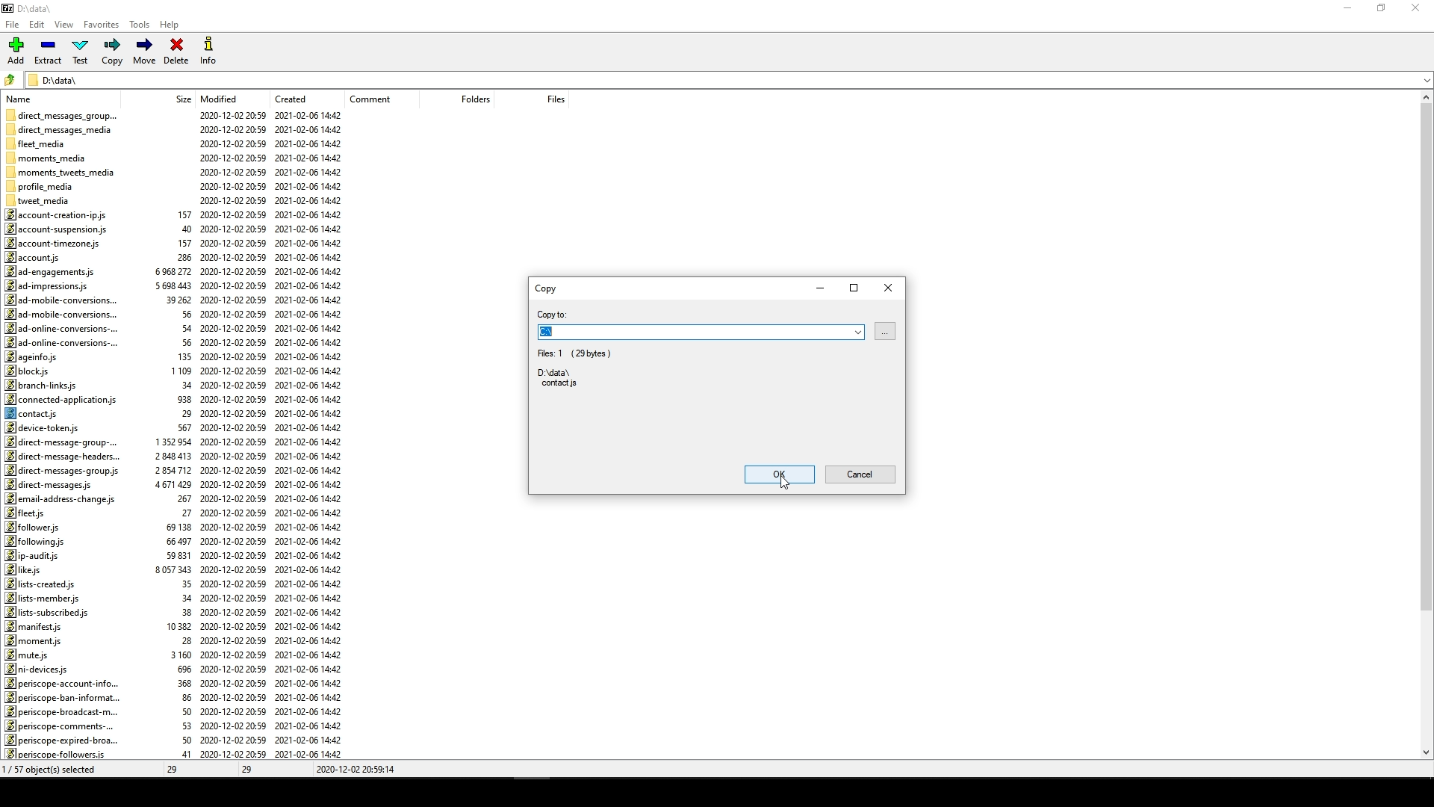 This screenshot has width=1434, height=807. What do you see at coordinates (46, 427) in the screenshot?
I see `device-token.js` at bounding box center [46, 427].